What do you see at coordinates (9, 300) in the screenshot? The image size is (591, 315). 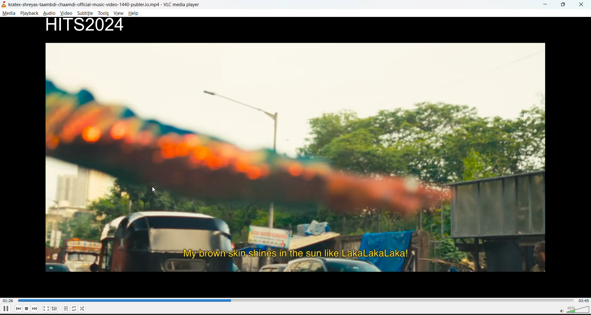 I see `current track time` at bounding box center [9, 300].